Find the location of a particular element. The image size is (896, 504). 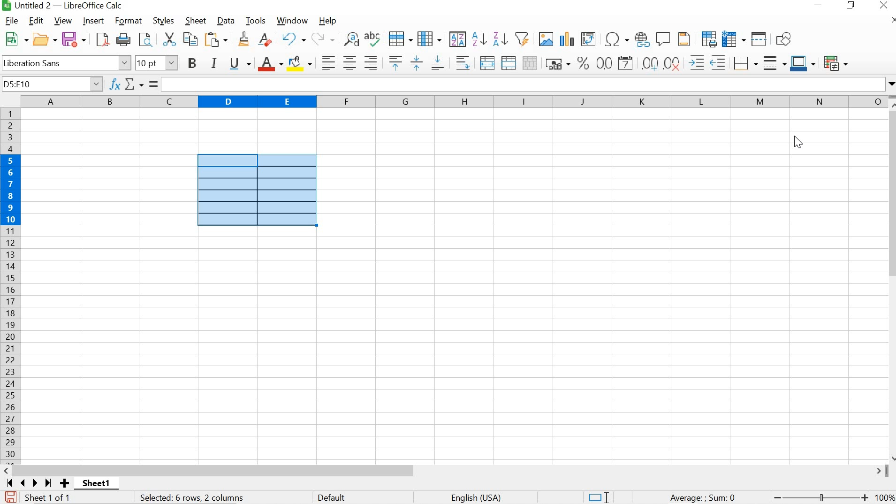

WINDOW is located at coordinates (292, 21).